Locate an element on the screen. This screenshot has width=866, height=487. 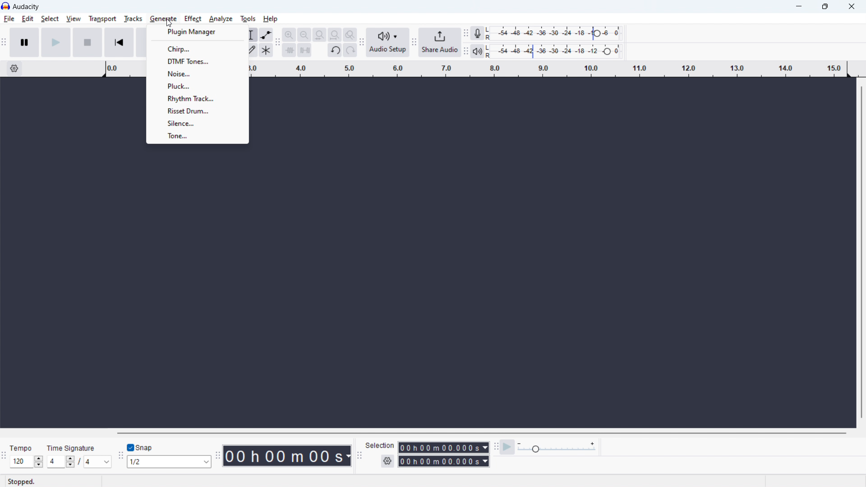
close is located at coordinates (852, 6).